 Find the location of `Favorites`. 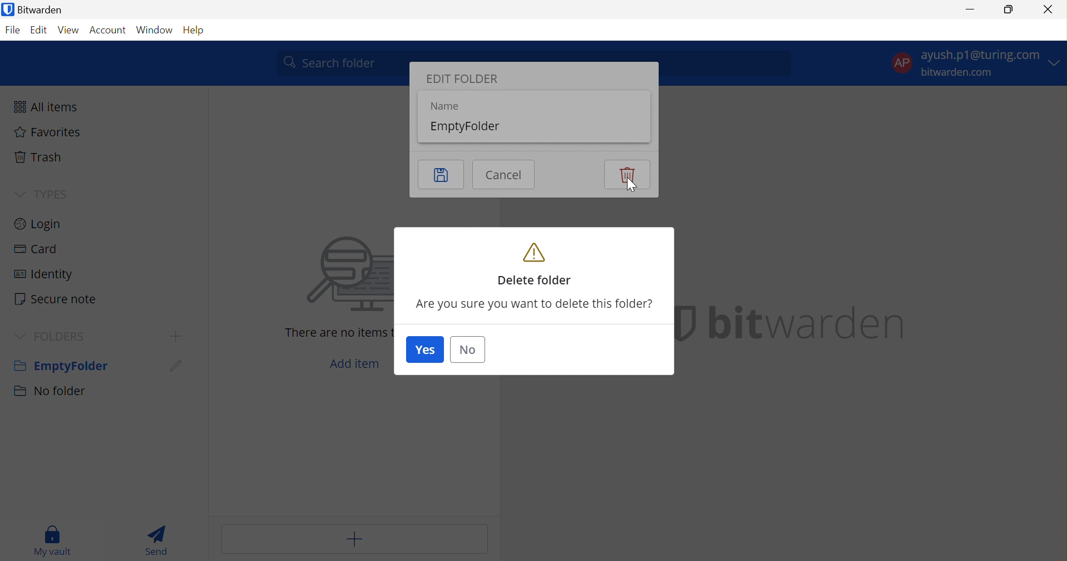

Favorites is located at coordinates (48, 132).